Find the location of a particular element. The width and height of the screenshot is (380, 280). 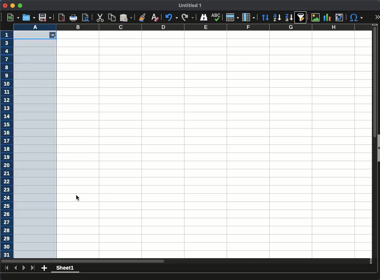

collapse is located at coordinates (378, 148).